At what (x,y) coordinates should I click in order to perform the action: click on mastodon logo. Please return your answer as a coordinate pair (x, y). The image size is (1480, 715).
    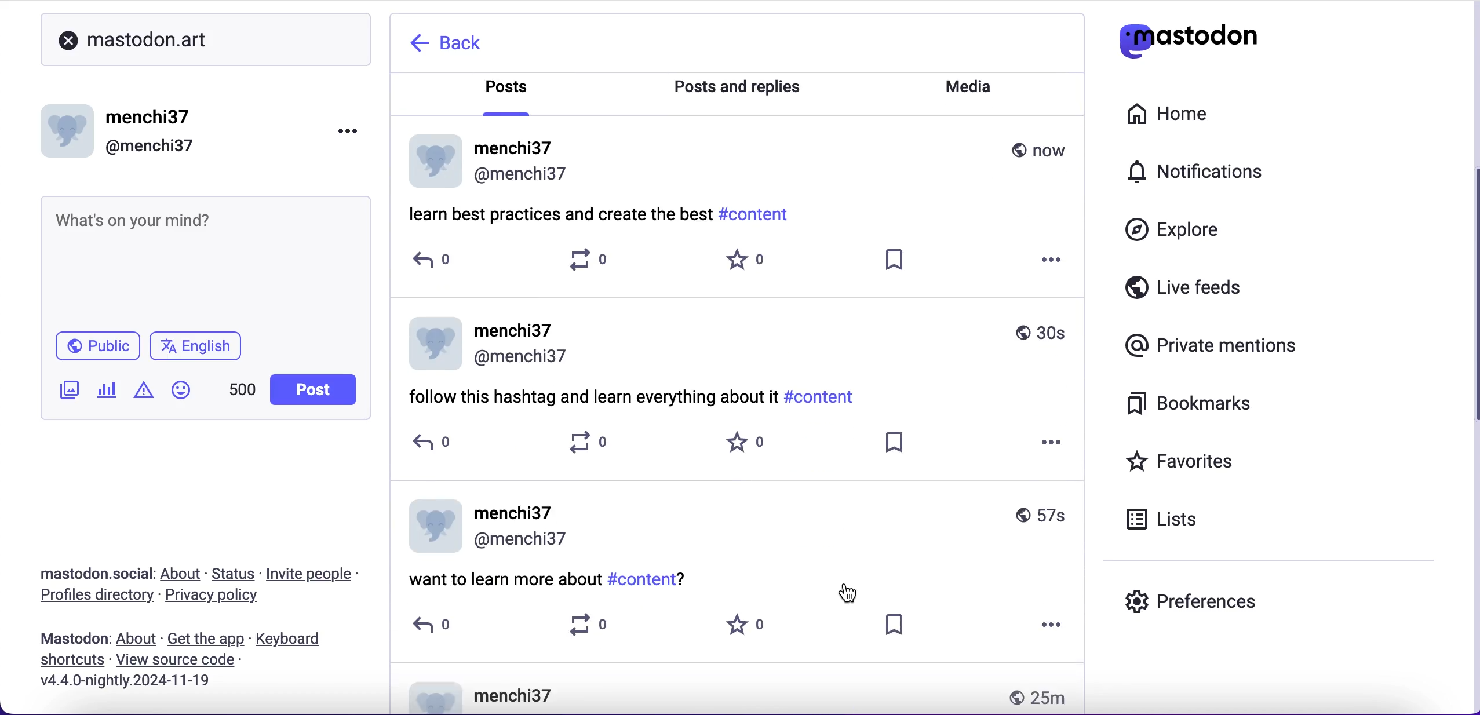
    Looking at the image, I should click on (1210, 41).